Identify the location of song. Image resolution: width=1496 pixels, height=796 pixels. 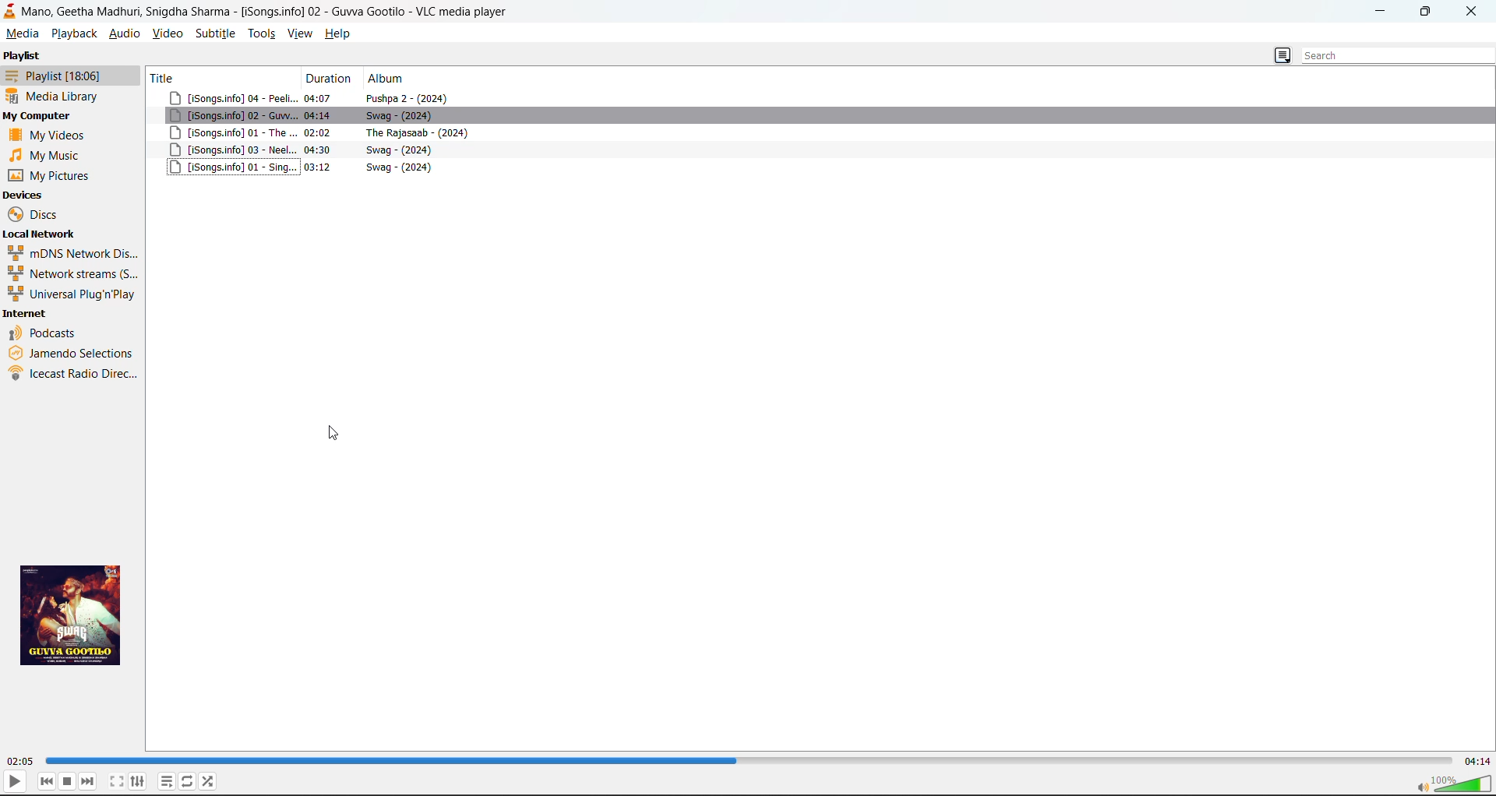
(824, 98).